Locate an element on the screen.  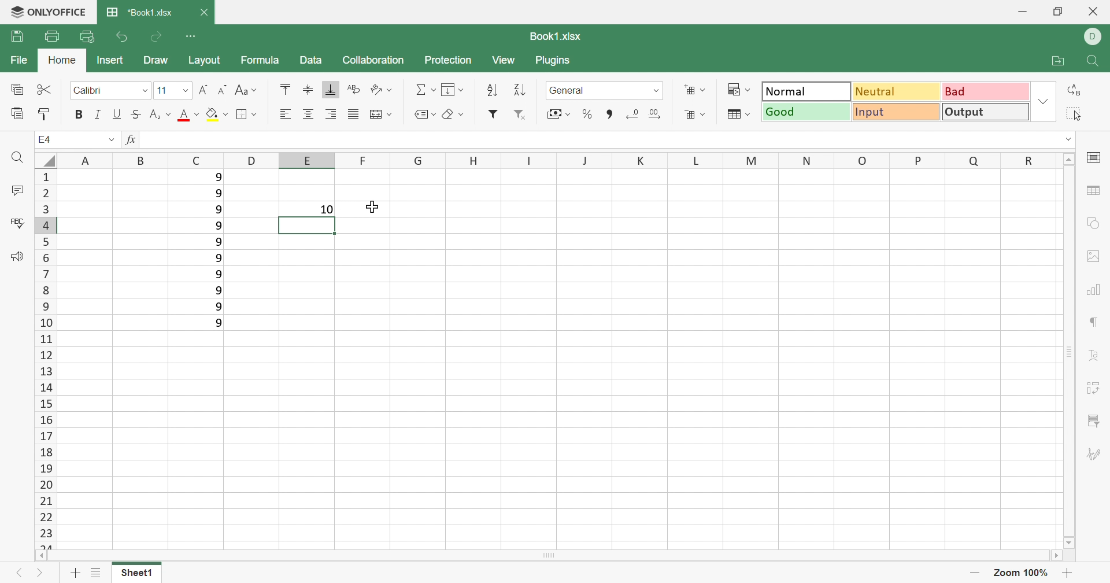
Slicer settings is located at coordinates (1094, 420).